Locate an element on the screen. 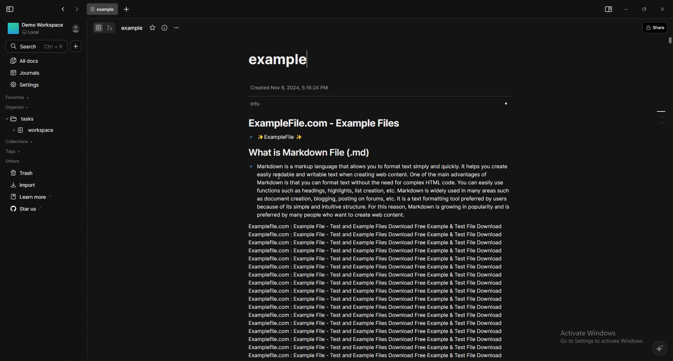 The width and height of the screenshot is (673, 361). Activate Windows
Go to Settings to activate Windows. is located at coordinates (599, 336).